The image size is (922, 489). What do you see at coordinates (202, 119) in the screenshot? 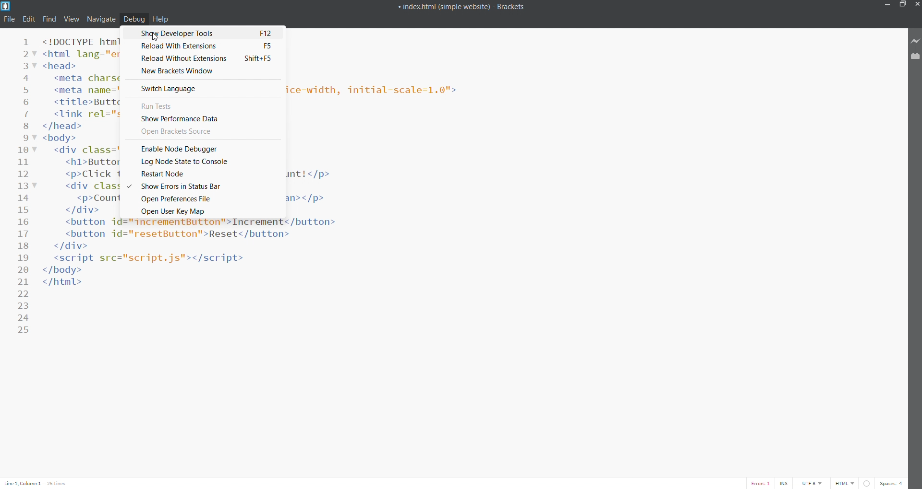
I see `show performance data` at bounding box center [202, 119].